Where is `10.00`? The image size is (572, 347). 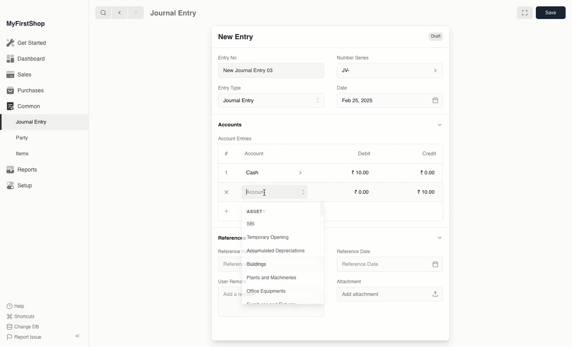
10.00 is located at coordinates (363, 173).